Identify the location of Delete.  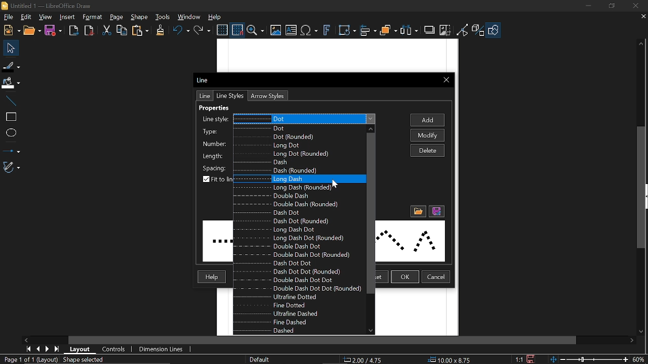
(427, 150).